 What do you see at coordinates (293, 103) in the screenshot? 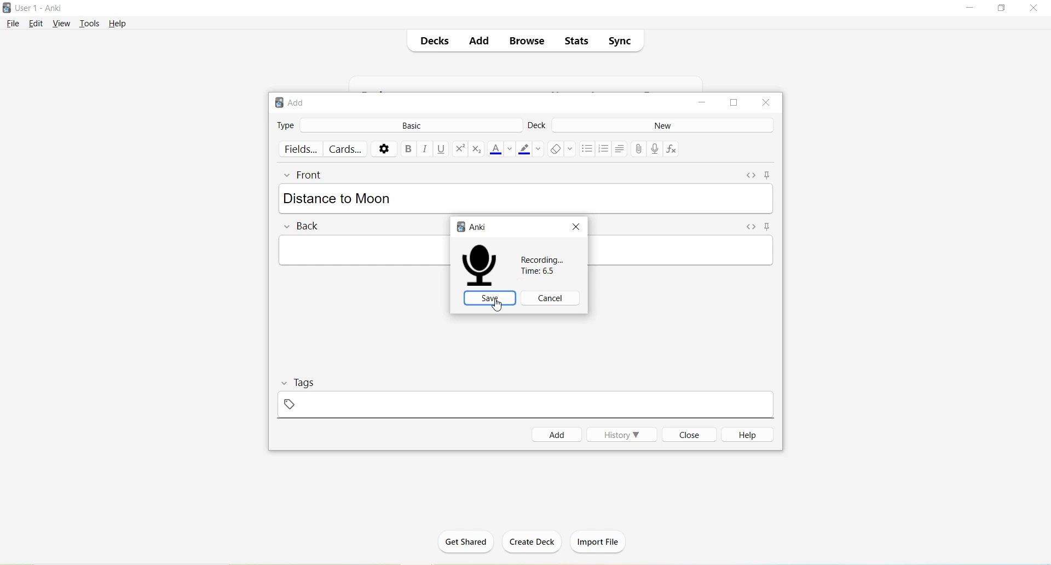
I see `Add` at bounding box center [293, 103].